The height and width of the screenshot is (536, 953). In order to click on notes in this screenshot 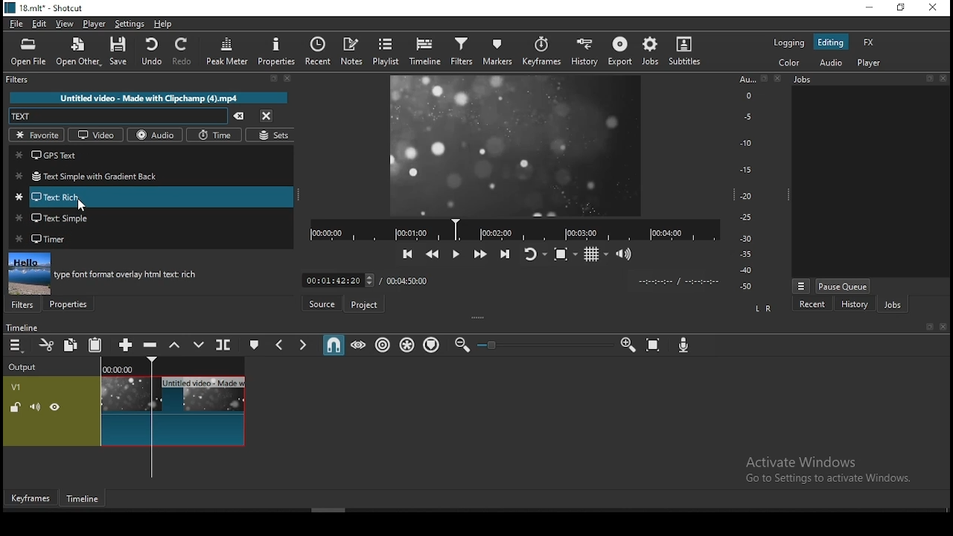, I will do `click(352, 52)`.